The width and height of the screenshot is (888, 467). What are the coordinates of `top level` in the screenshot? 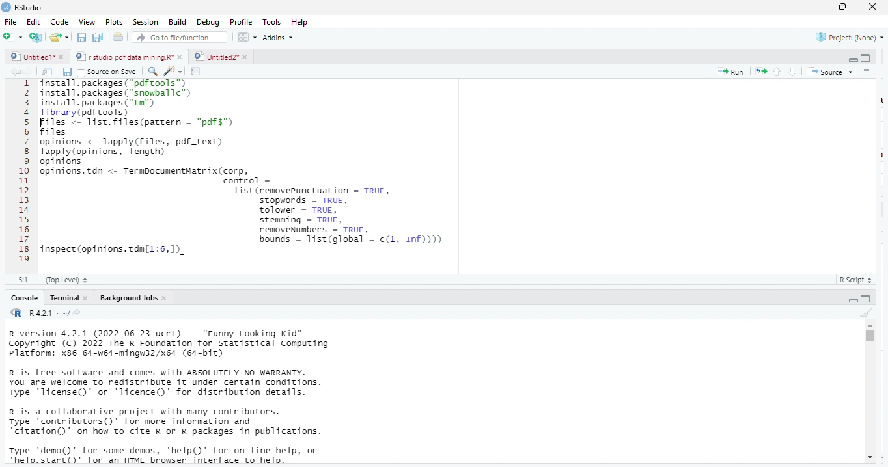 It's located at (70, 280).